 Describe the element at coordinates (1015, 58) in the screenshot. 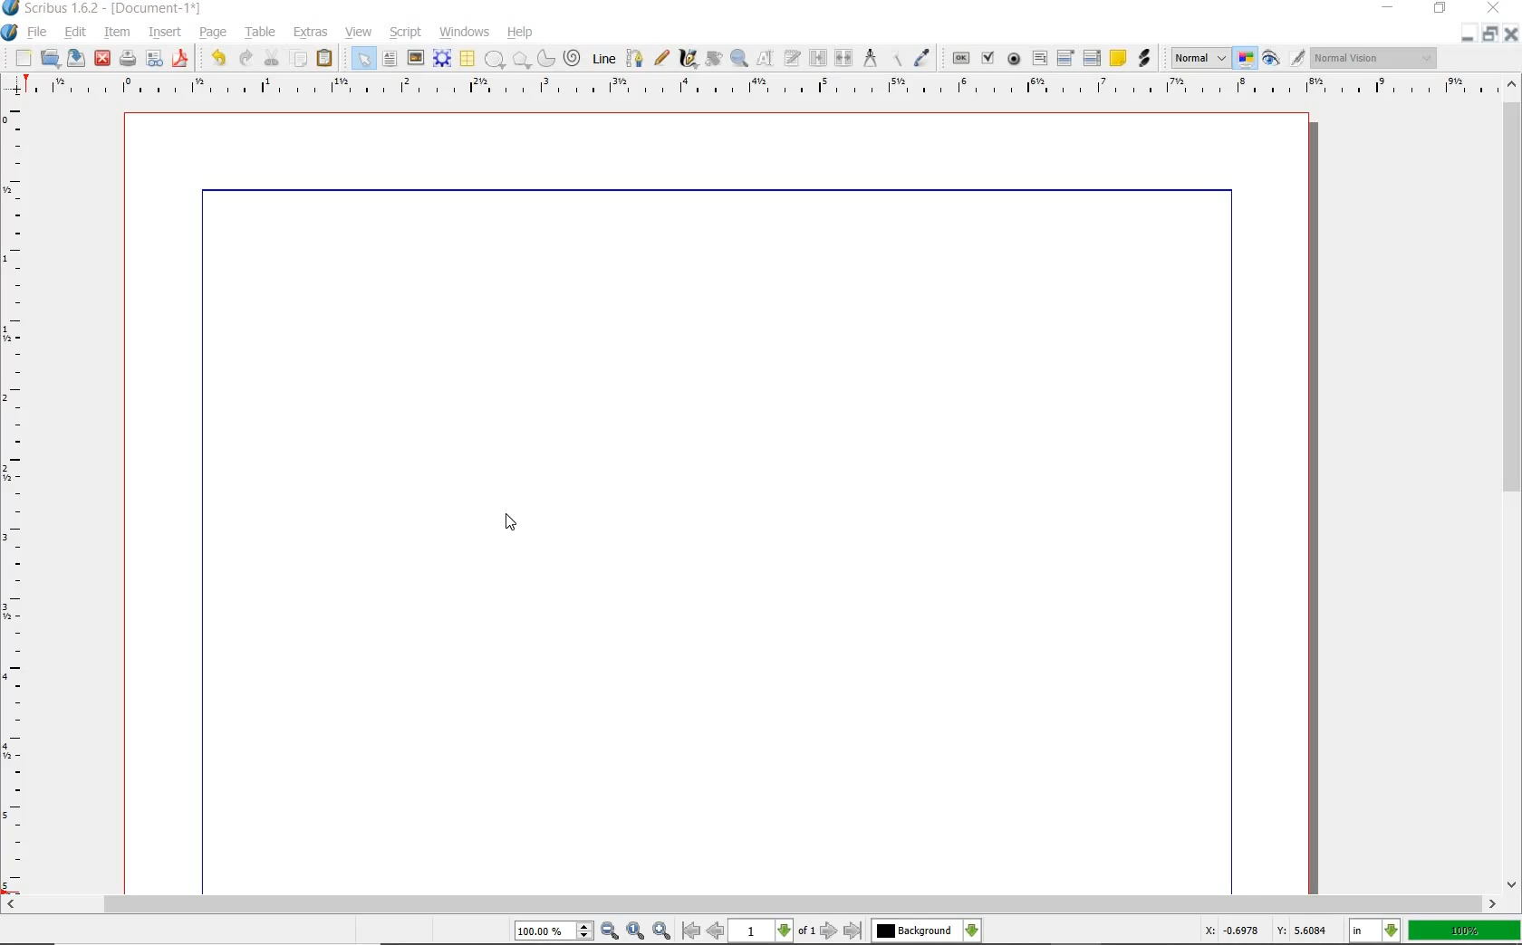

I see `PDF RADIO BUTTON` at that location.